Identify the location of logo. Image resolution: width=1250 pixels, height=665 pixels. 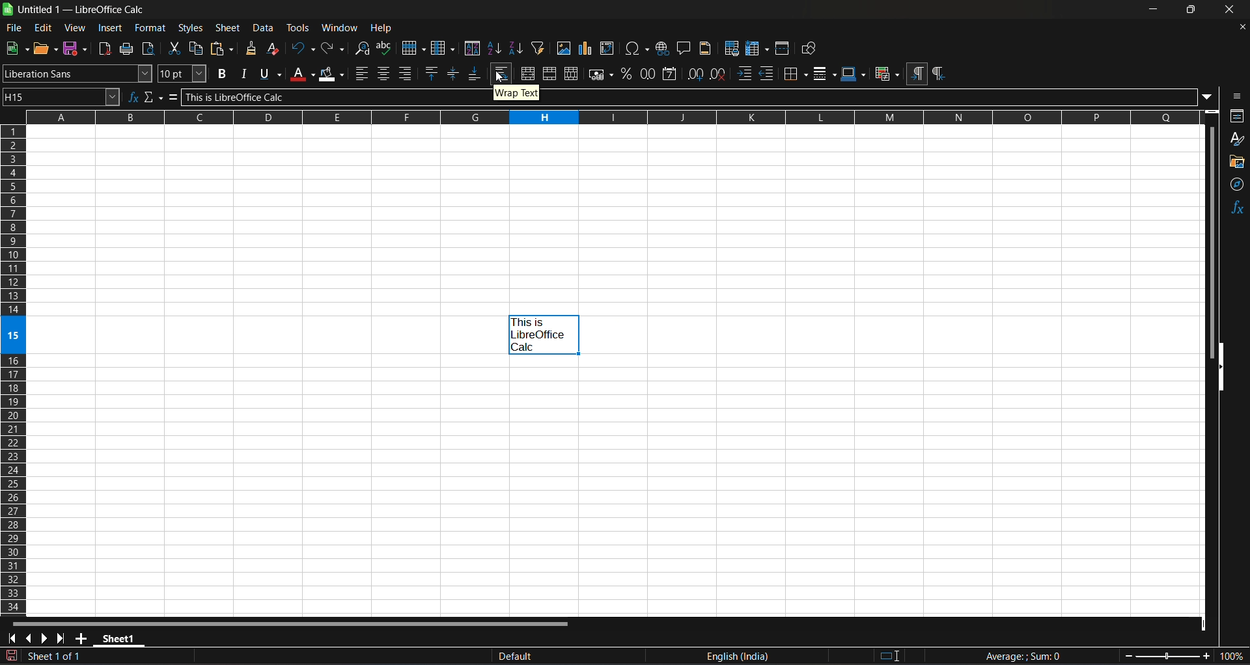
(8, 9).